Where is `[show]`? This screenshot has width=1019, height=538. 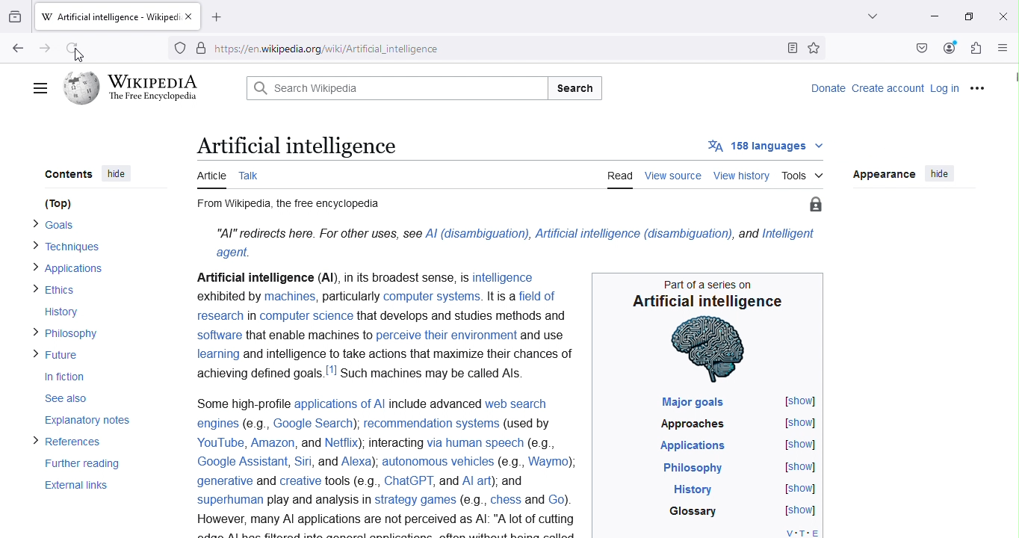 [show] is located at coordinates (796, 491).